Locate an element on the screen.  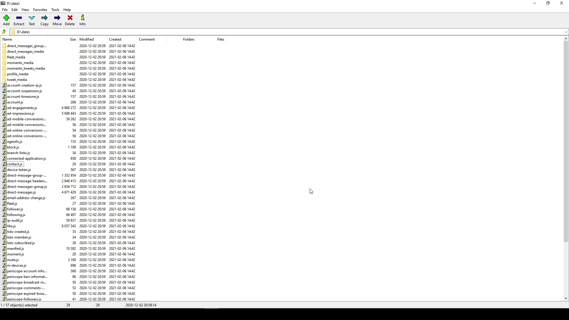
Info is located at coordinates (82, 20).